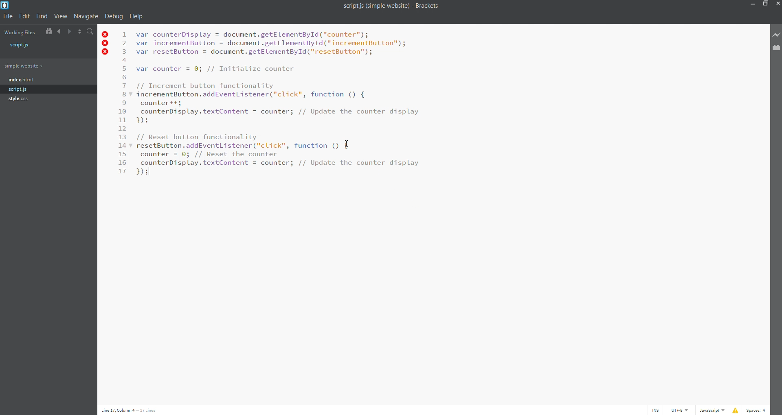 This screenshot has width=782, height=415. What do you see at coordinates (137, 16) in the screenshot?
I see `help` at bounding box center [137, 16].